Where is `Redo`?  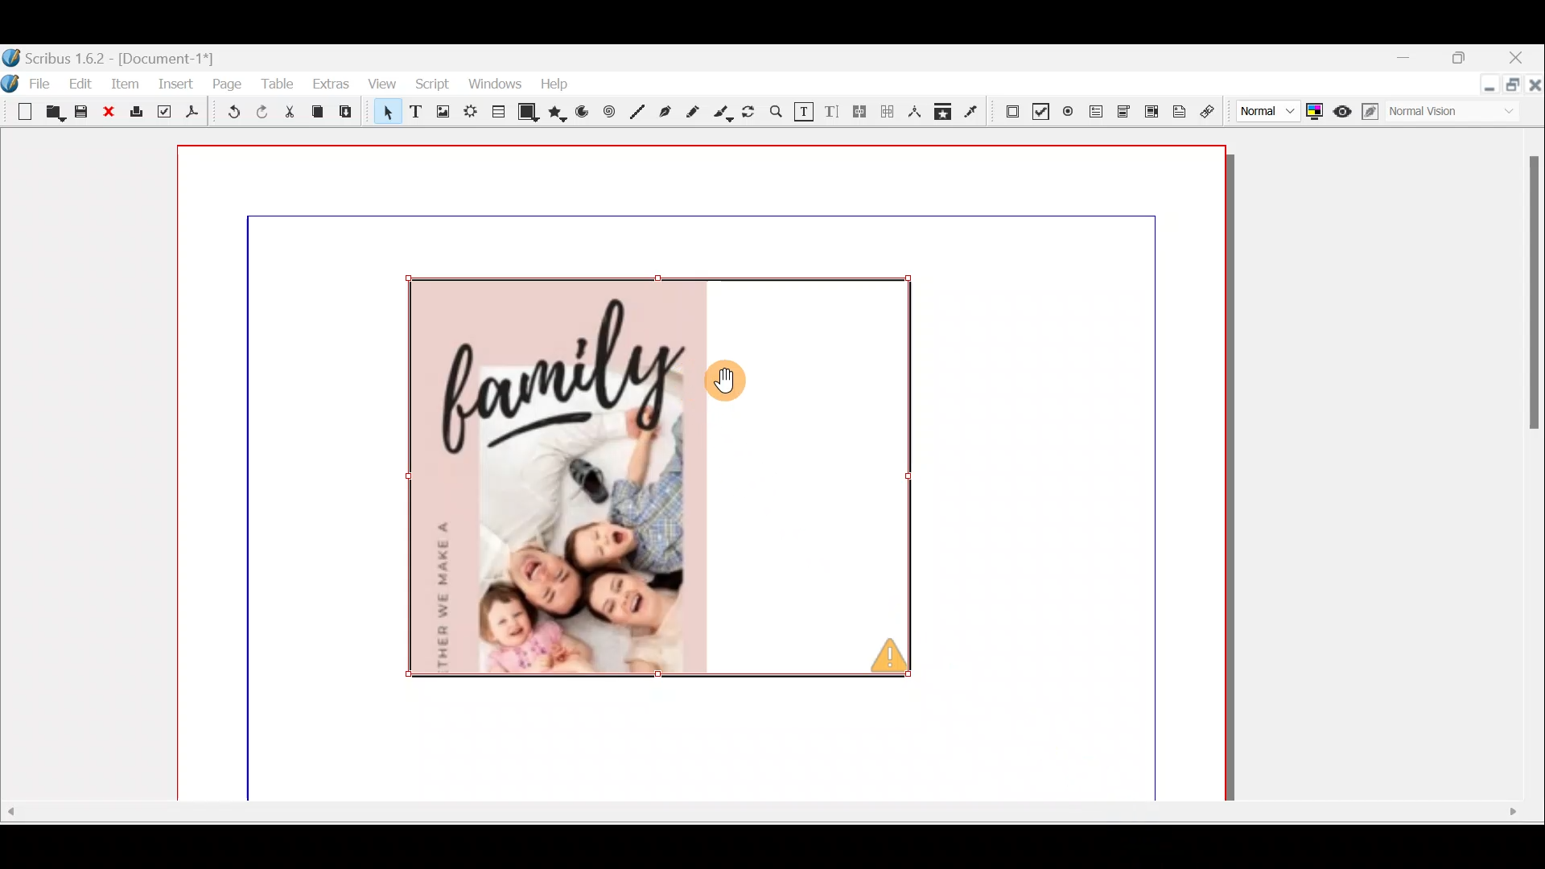 Redo is located at coordinates (262, 111).